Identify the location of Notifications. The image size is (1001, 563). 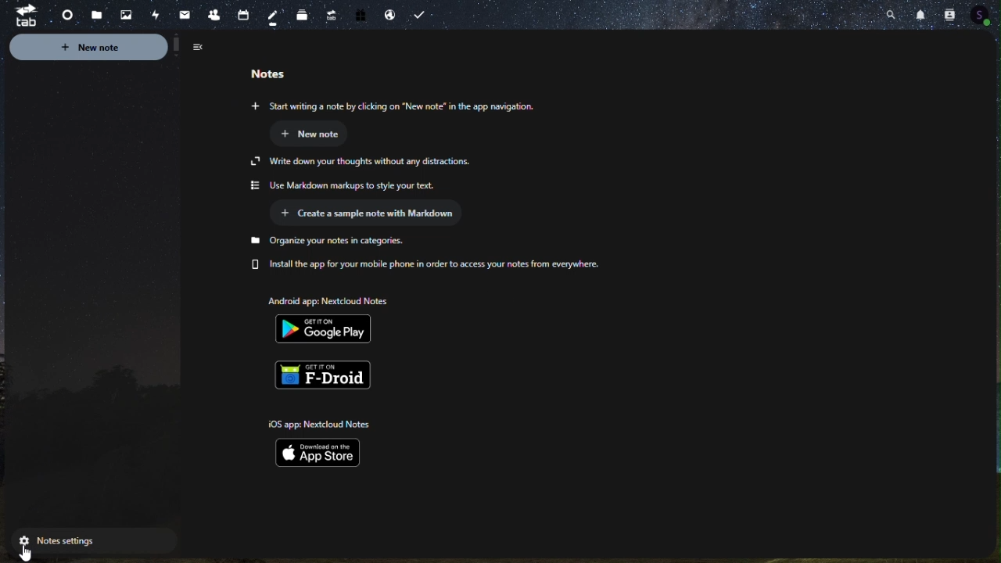
(920, 13).